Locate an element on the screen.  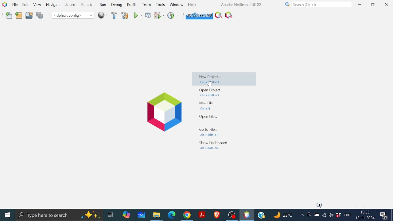
NetBeans logo is located at coordinates (4, 4).